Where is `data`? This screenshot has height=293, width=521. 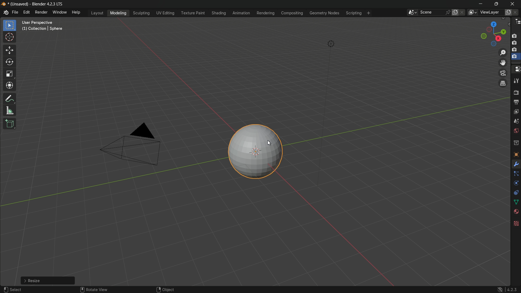 data is located at coordinates (516, 202).